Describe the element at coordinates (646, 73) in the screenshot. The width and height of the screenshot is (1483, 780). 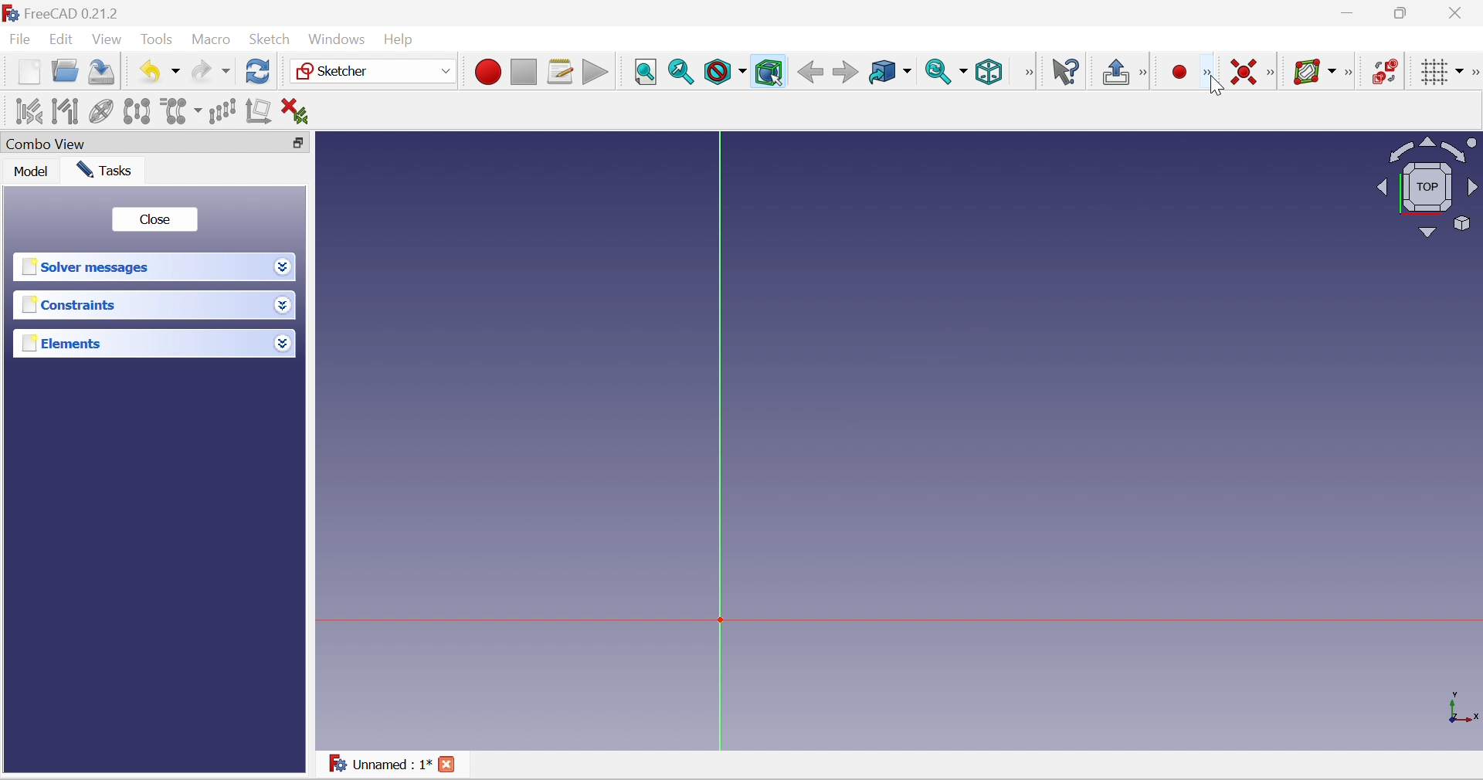
I see `Fit all` at that location.